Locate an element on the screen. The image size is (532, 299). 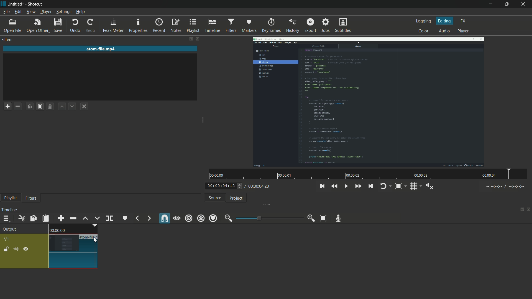
help menu is located at coordinates (80, 12).